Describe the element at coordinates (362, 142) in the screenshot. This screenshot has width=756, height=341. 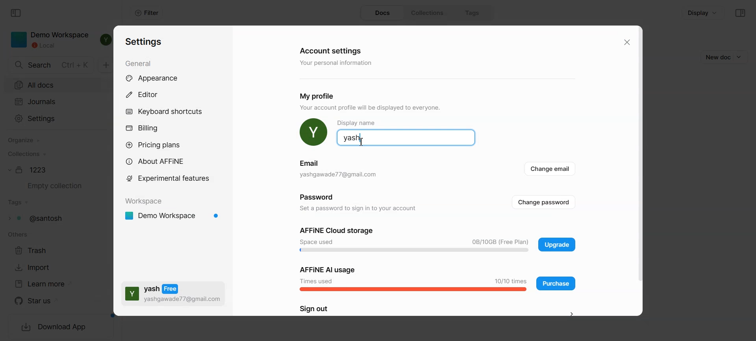
I see `Text cursor` at that location.